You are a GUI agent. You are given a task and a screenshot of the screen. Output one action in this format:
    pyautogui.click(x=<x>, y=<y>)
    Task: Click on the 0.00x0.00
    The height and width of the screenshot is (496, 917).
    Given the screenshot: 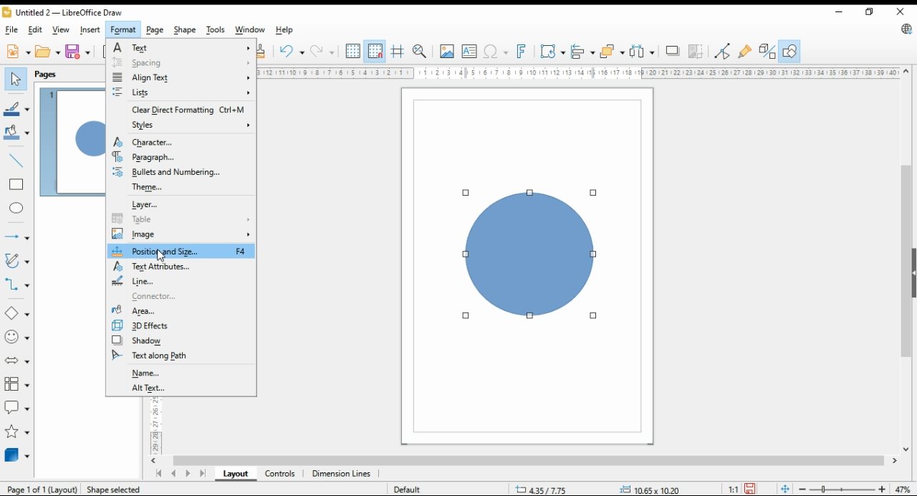 What is the action you would take?
    pyautogui.click(x=648, y=490)
    